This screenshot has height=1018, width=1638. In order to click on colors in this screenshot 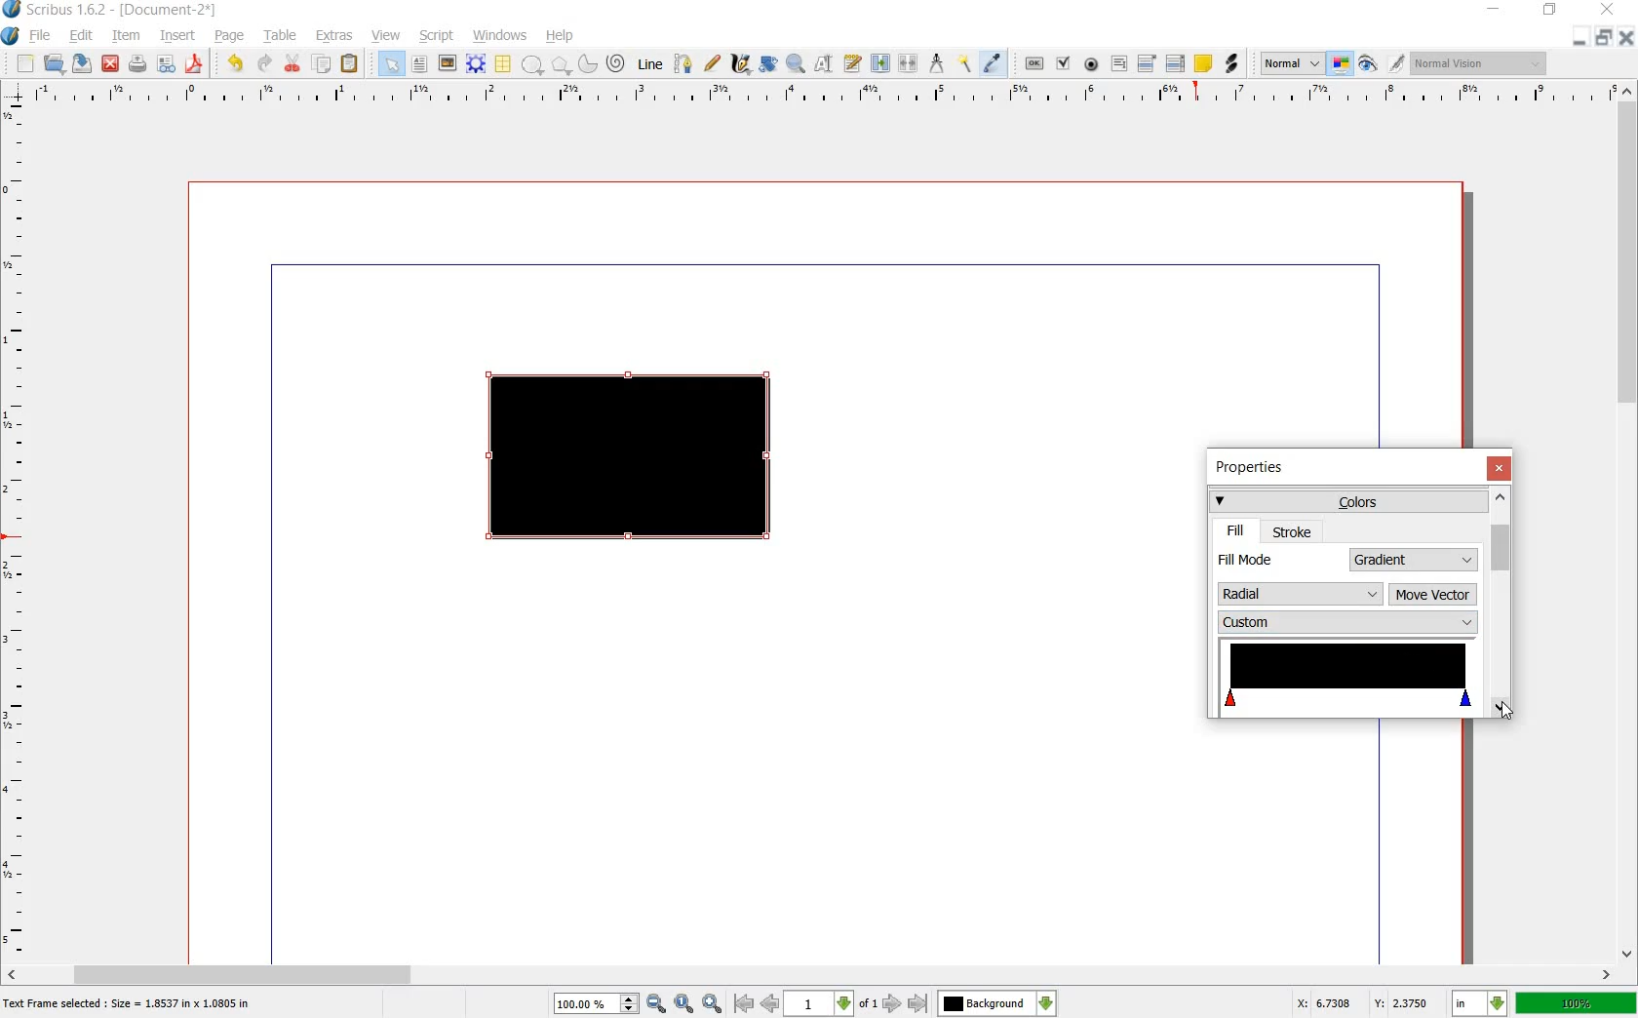, I will do `click(1346, 500)`.